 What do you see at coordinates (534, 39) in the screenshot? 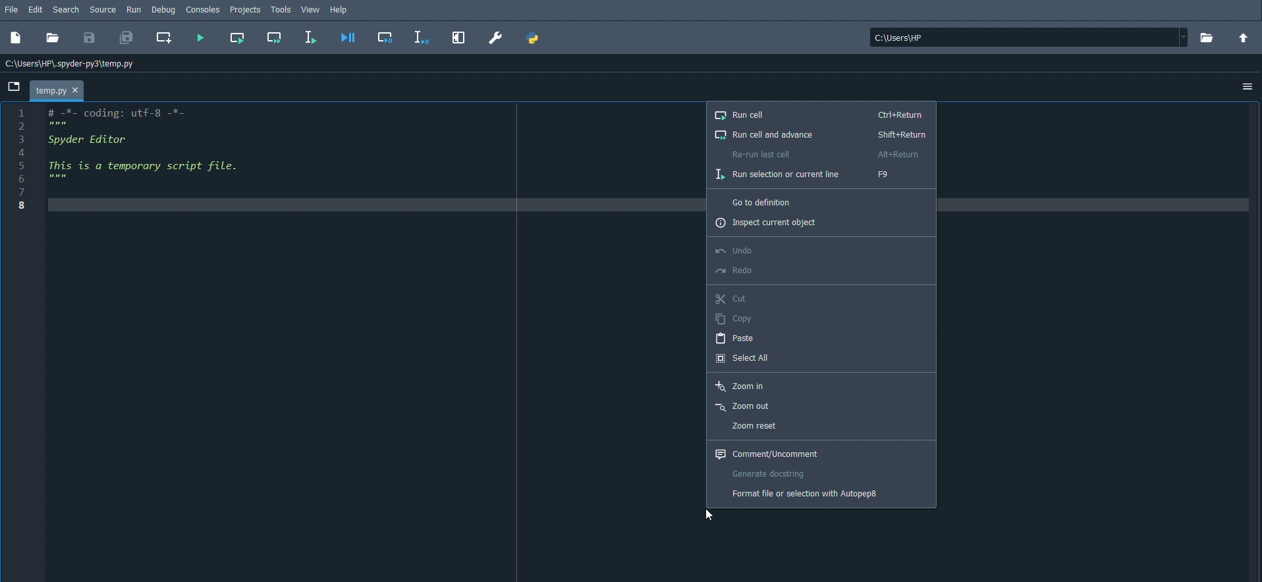
I see `PYTHONPATH manager` at bounding box center [534, 39].